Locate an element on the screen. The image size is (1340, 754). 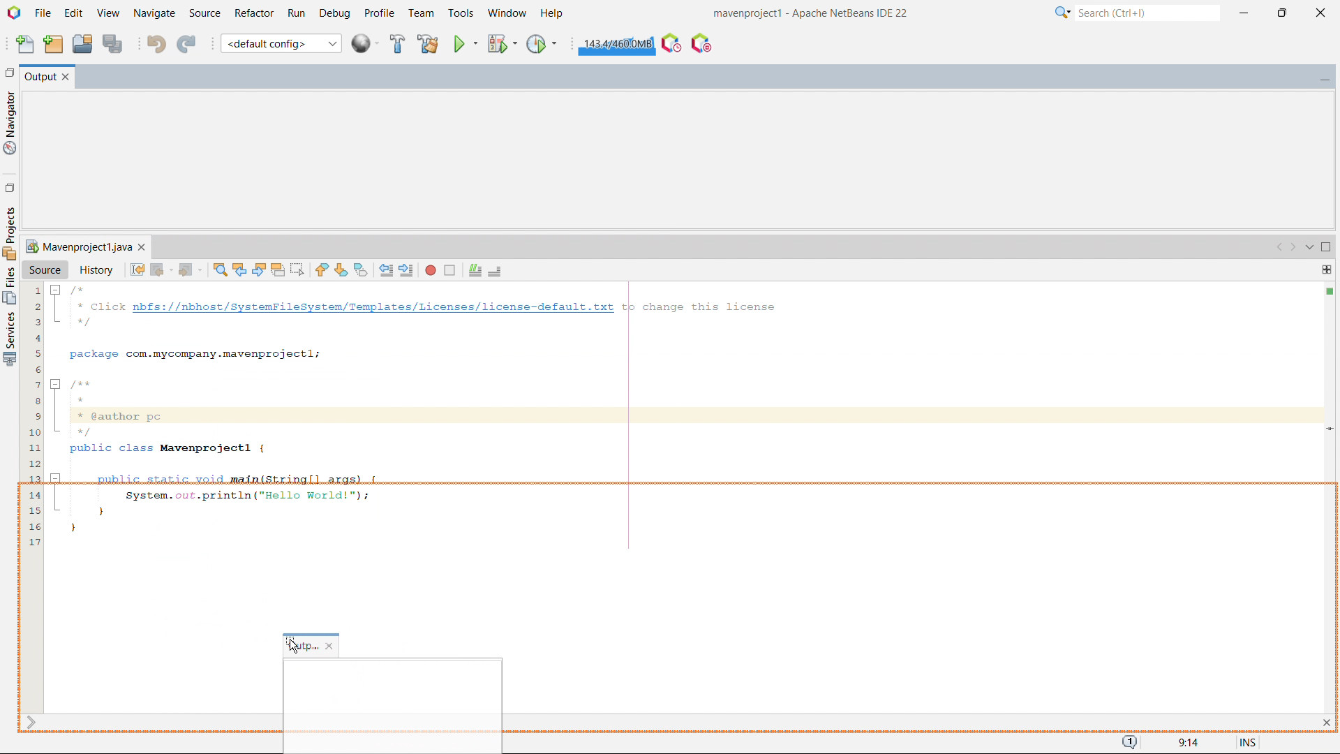
searchbox is located at coordinates (1147, 13).